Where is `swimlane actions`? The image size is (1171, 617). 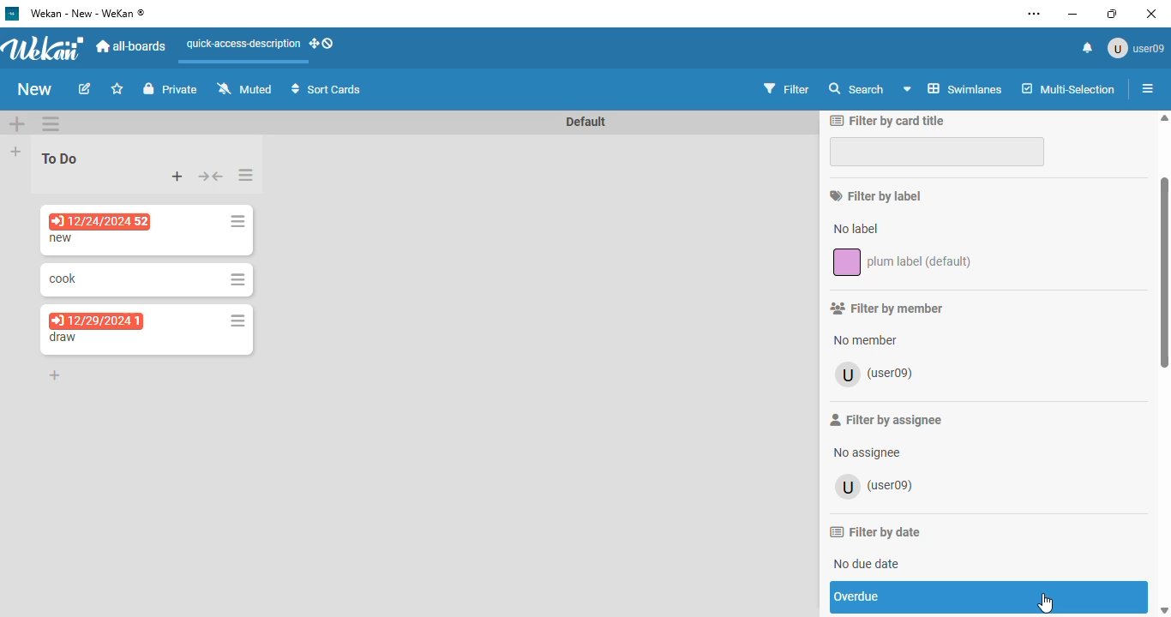 swimlane actions is located at coordinates (50, 123).